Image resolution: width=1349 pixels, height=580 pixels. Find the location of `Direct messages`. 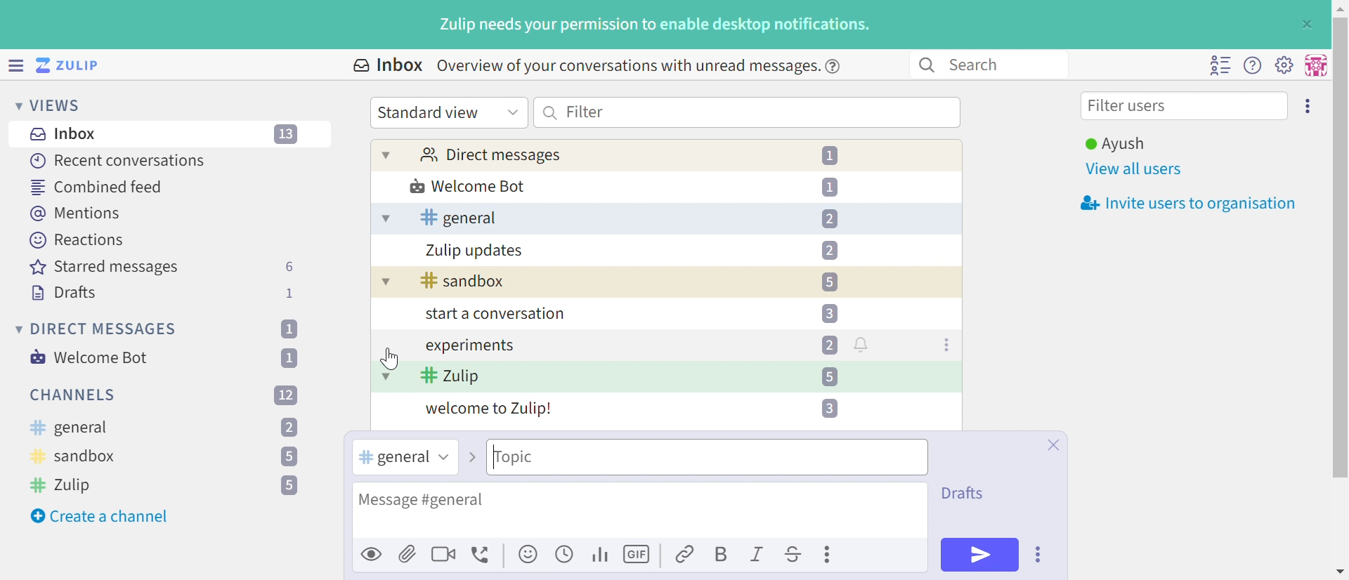

Direct messages is located at coordinates (490, 156).